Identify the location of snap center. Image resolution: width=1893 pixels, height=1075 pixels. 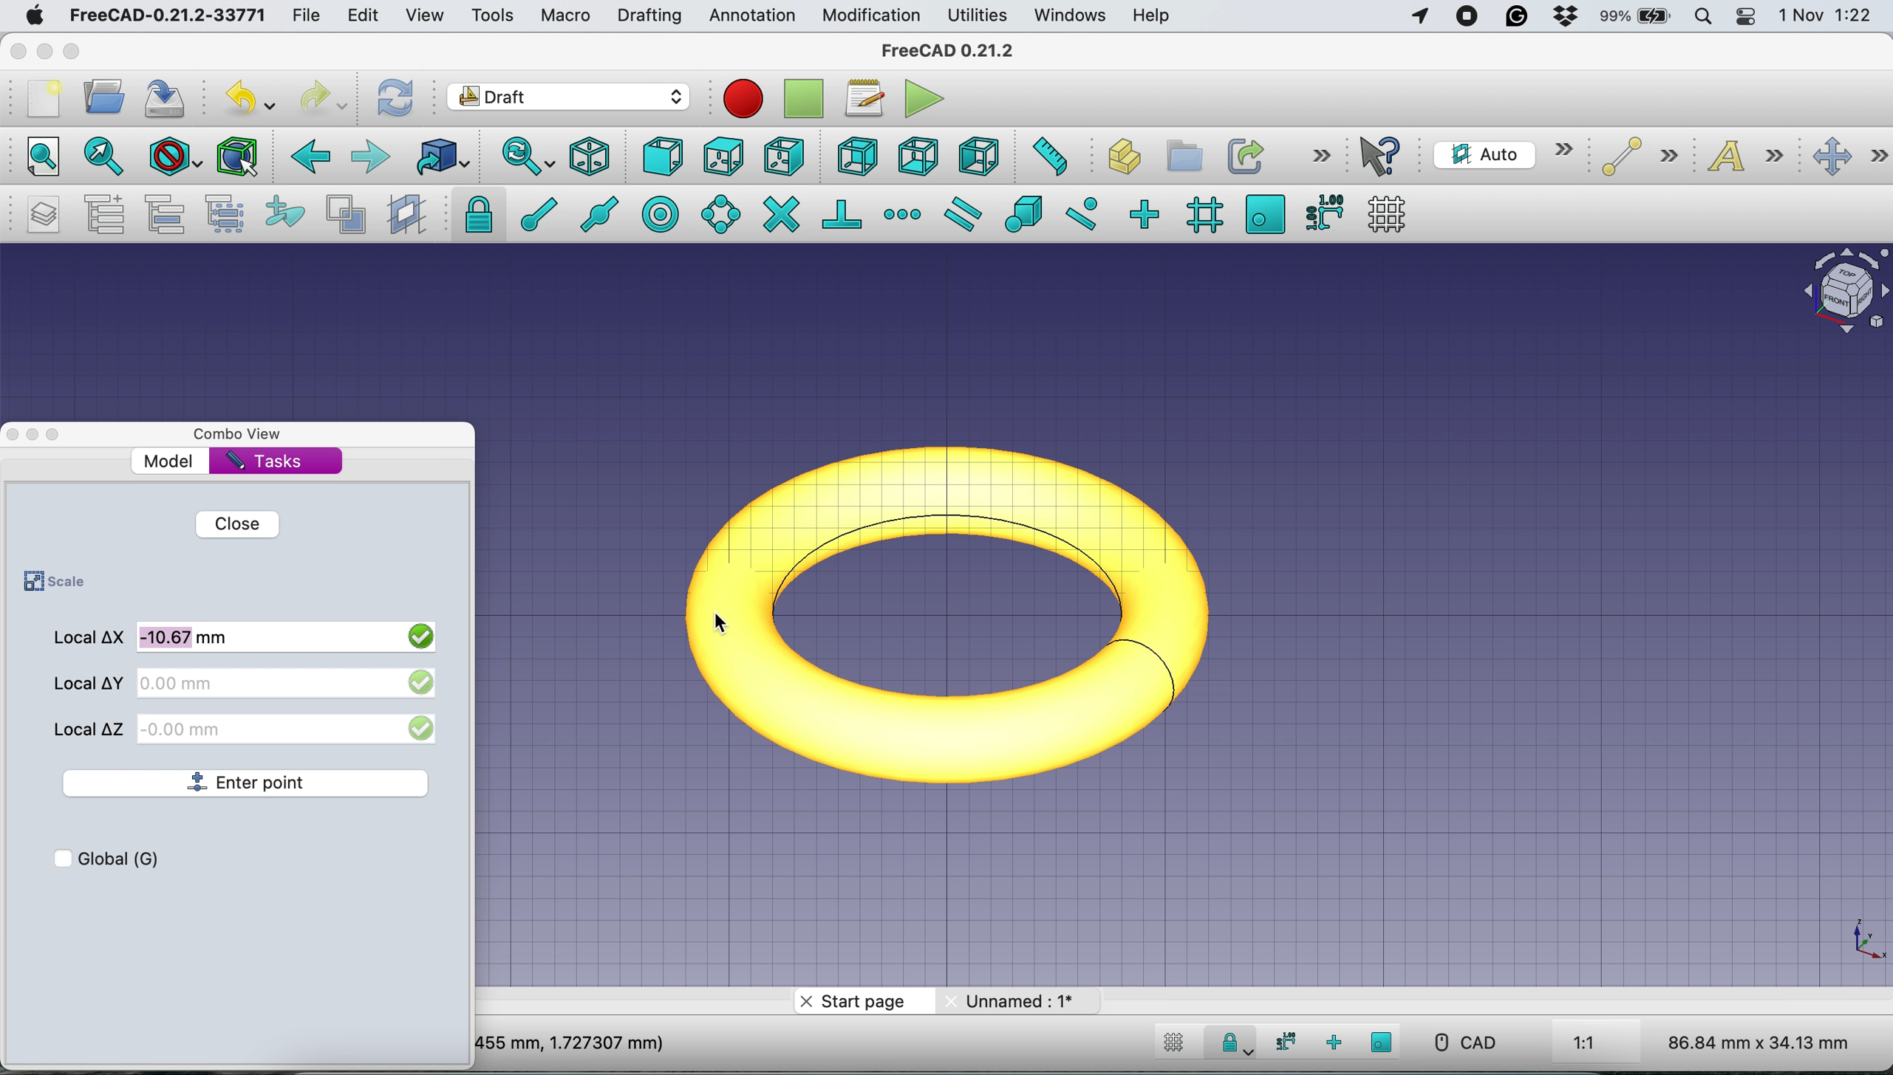
(662, 213).